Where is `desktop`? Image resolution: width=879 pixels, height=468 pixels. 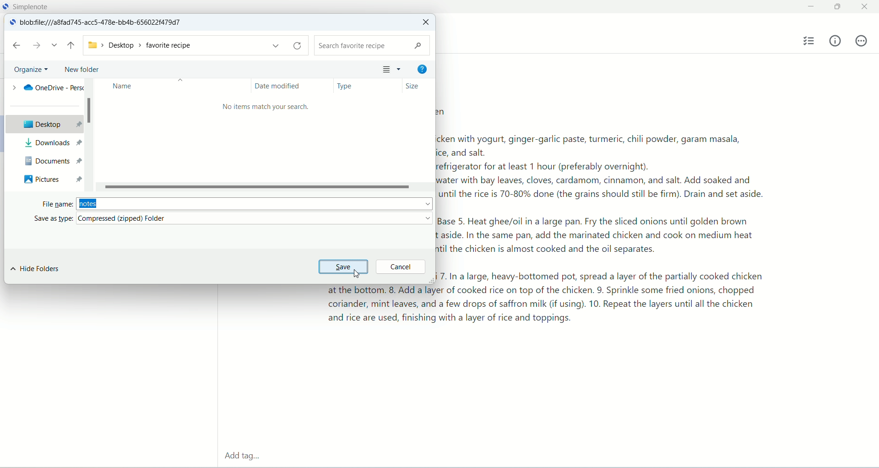 desktop is located at coordinates (43, 123).